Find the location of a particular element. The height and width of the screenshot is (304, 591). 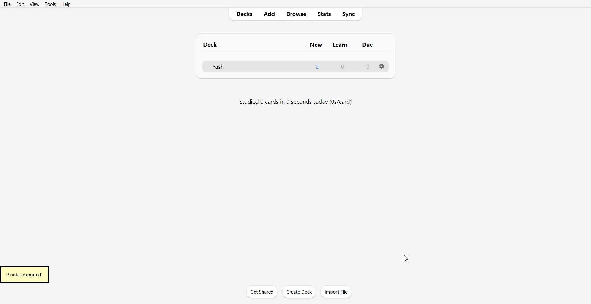

due is located at coordinates (368, 45).